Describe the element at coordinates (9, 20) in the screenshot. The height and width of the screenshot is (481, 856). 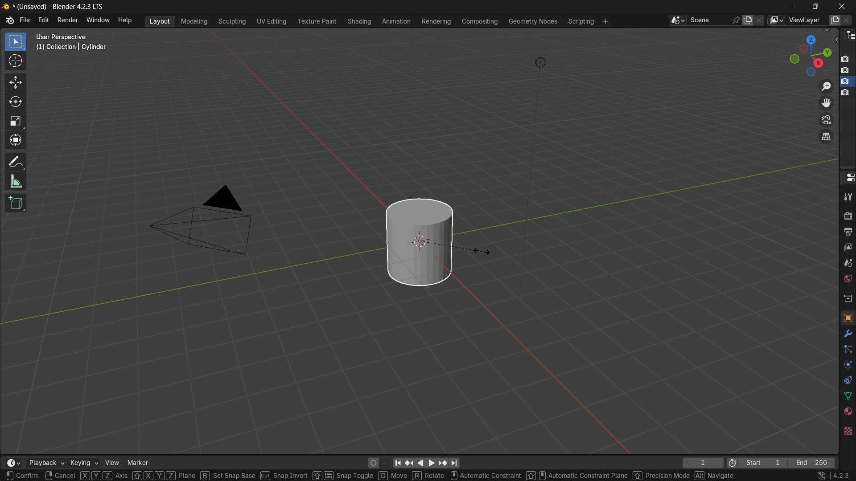
I see `logo` at that location.